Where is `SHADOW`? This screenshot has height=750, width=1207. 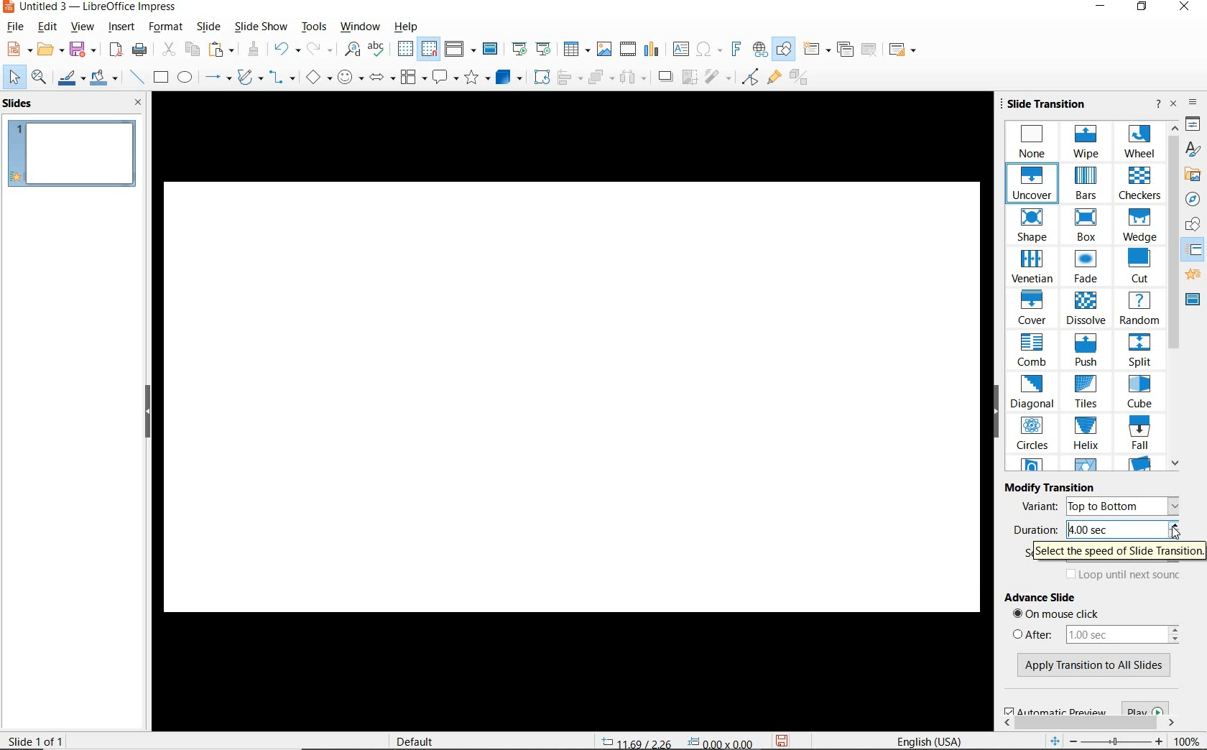
SHADOW is located at coordinates (665, 77).